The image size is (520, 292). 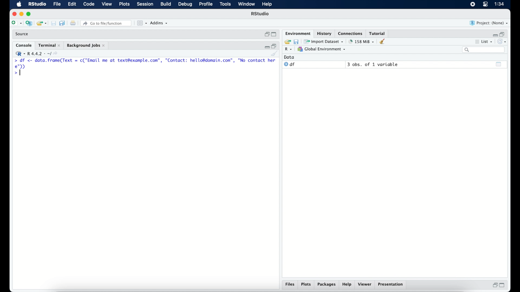 I want to click on search bar, so click(x=484, y=50).